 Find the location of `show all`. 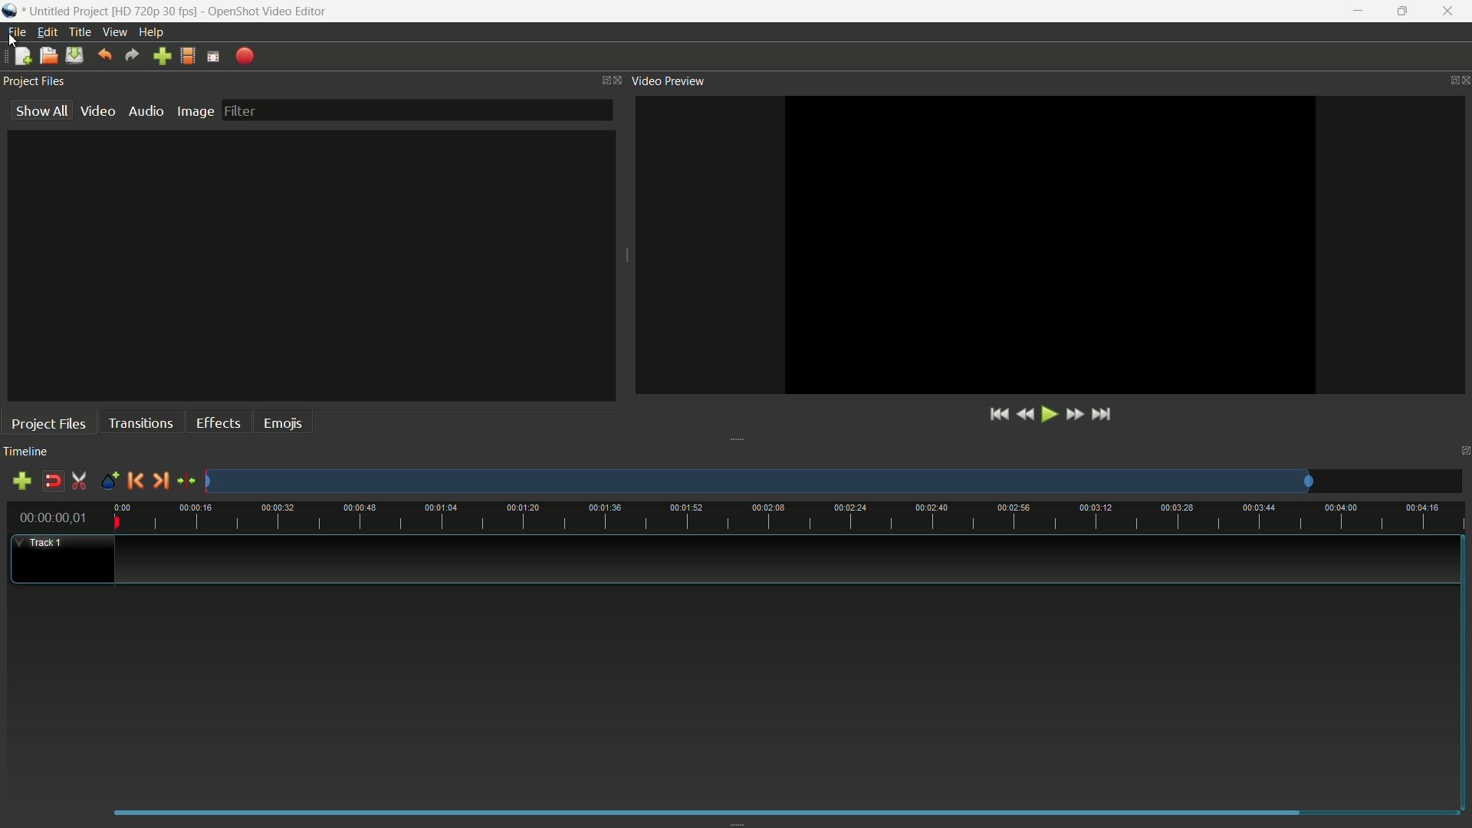

show all is located at coordinates (43, 110).